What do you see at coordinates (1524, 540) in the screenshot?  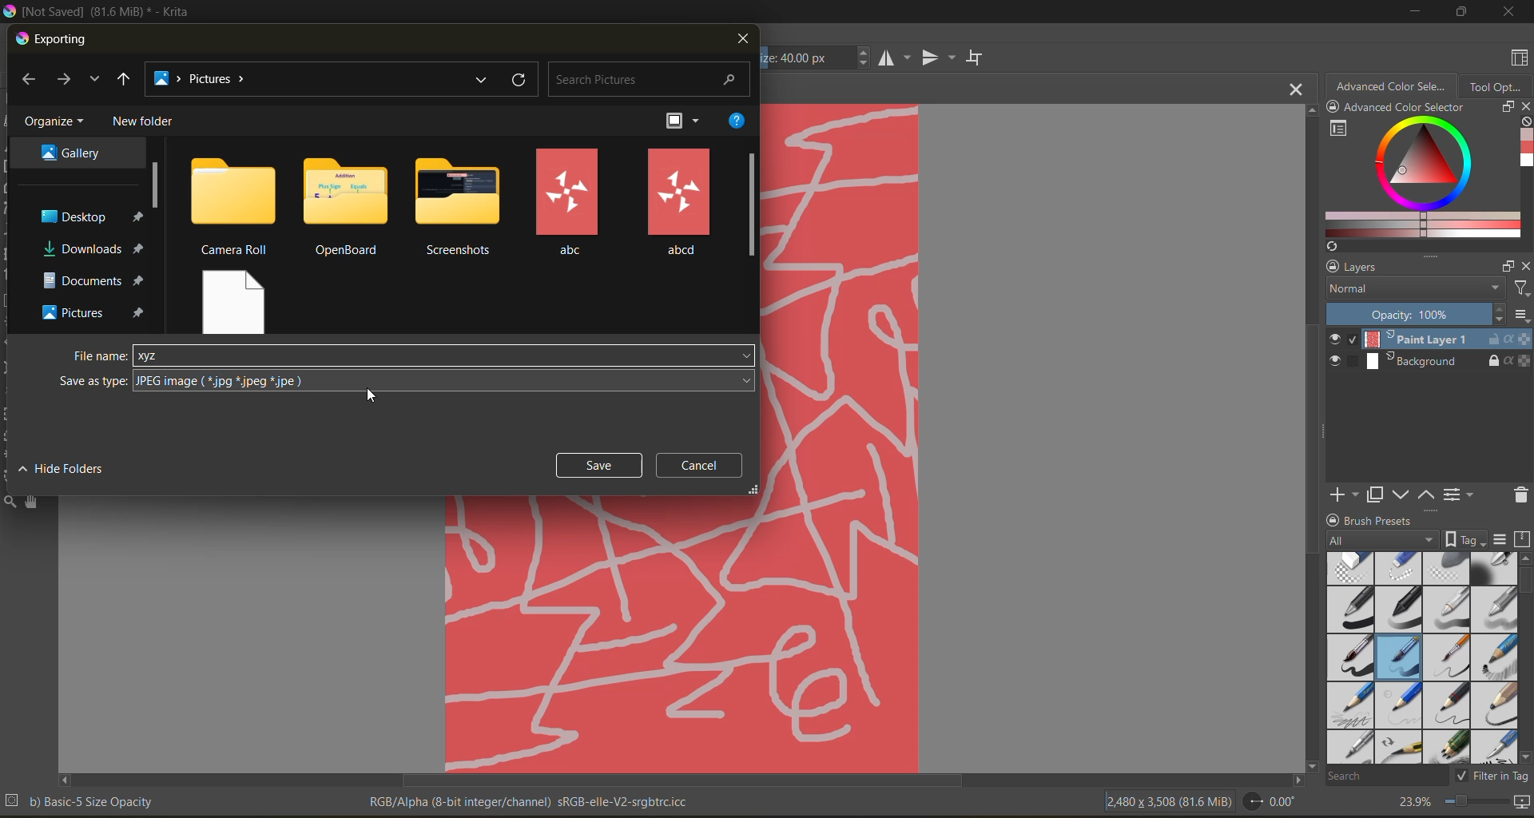 I see `storage resources` at bounding box center [1524, 540].